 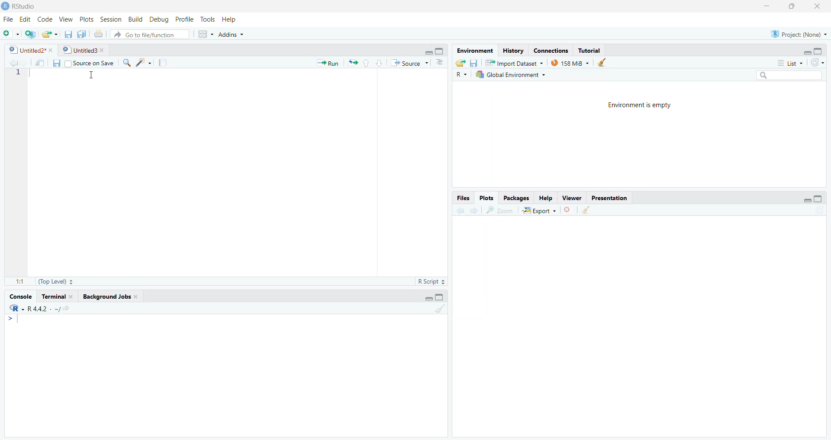 I want to click on Rerun the previous code, so click(x=365, y=62).